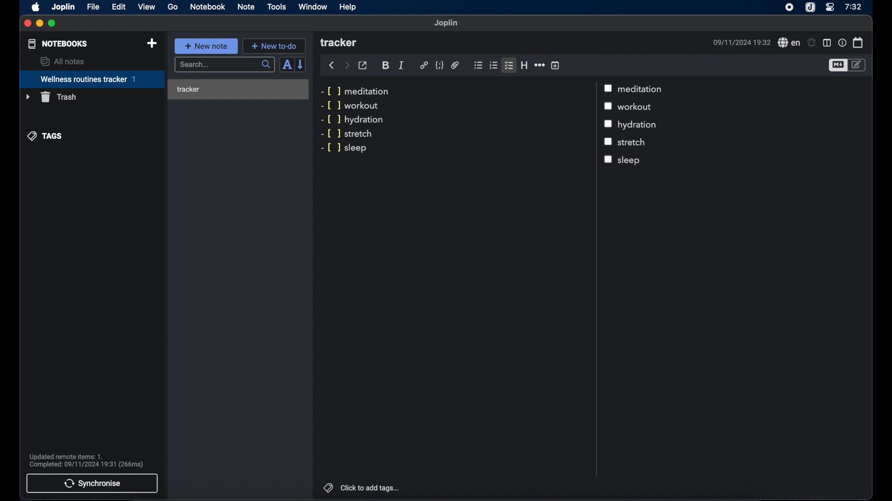 This screenshot has width=892, height=501. What do you see at coordinates (58, 44) in the screenshot?
I see `notebooks` at bounding box center [58, 44].